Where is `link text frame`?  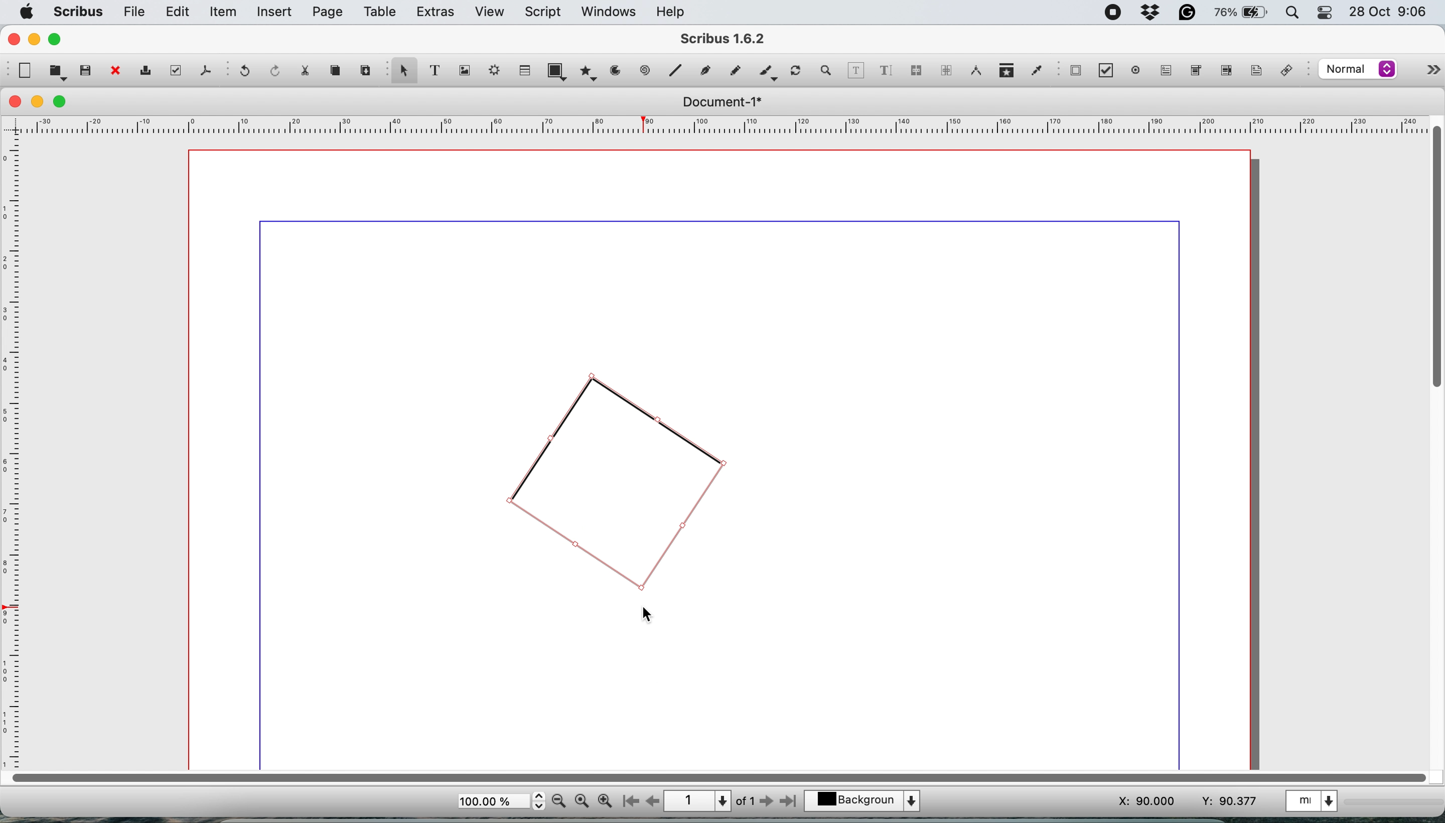 link text frame is located at coordinates (918, 71).